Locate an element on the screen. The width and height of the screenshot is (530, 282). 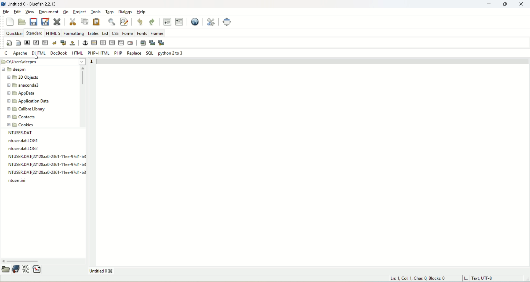
insert images is located at coordinates (143, 42).